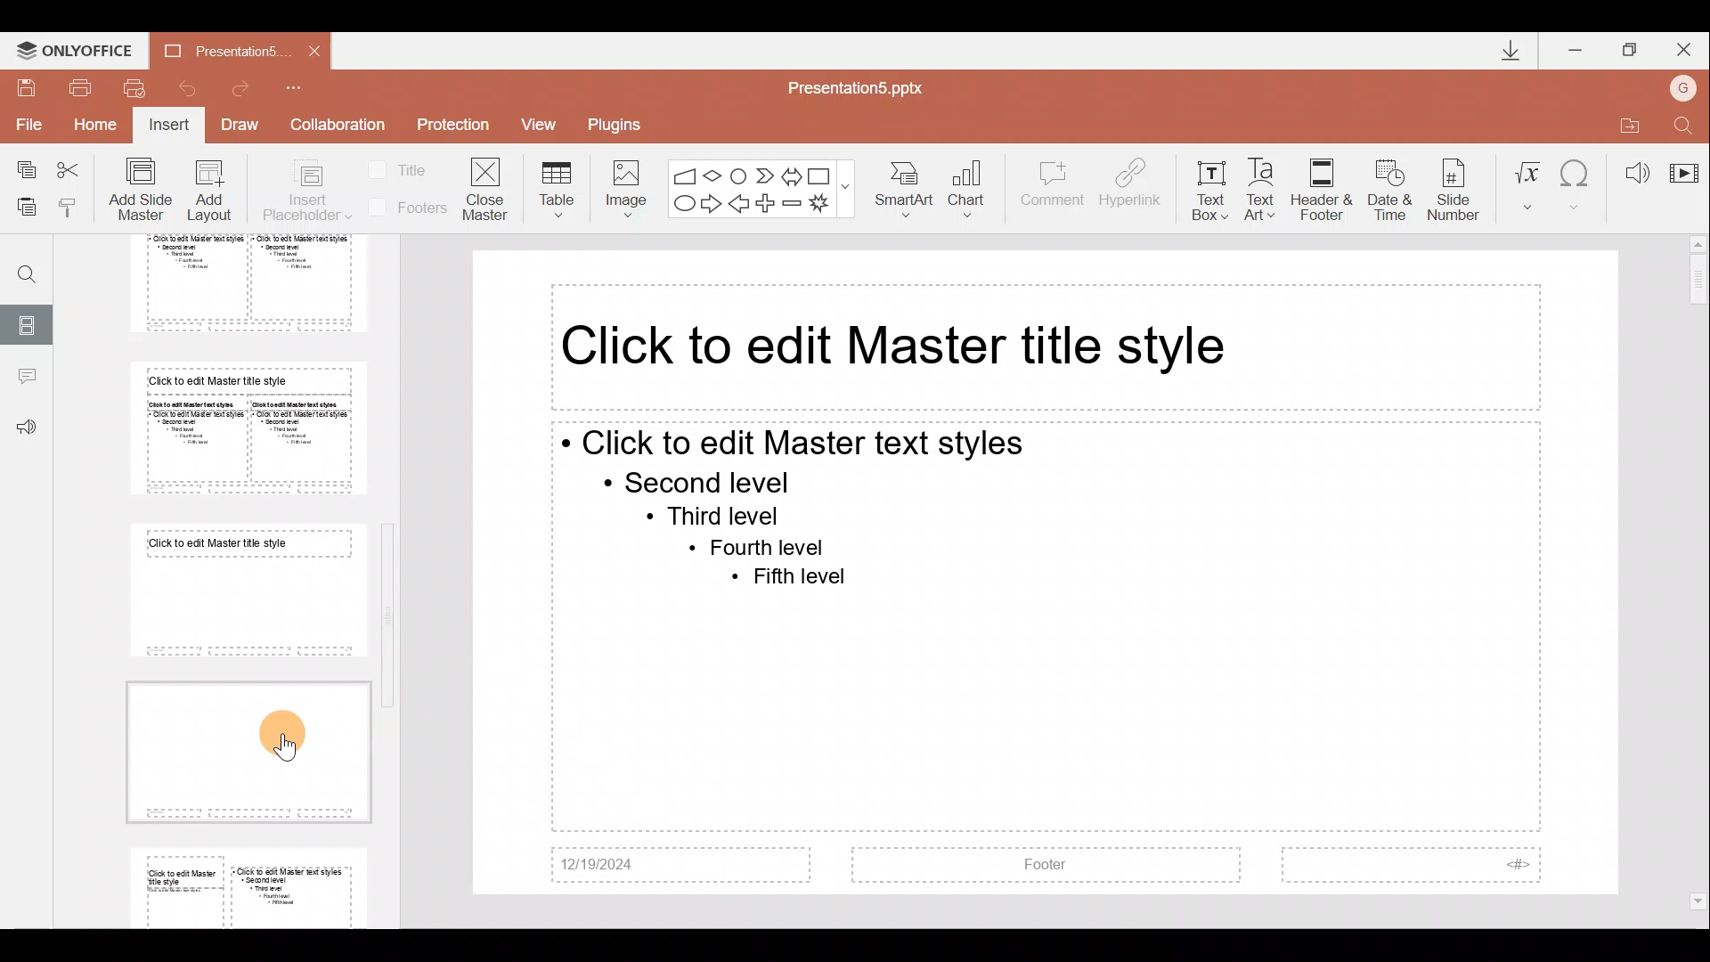  What do you see at coordinates (27, 86) in the screenshot?
I see `Save` at bounding box center [27, 86].